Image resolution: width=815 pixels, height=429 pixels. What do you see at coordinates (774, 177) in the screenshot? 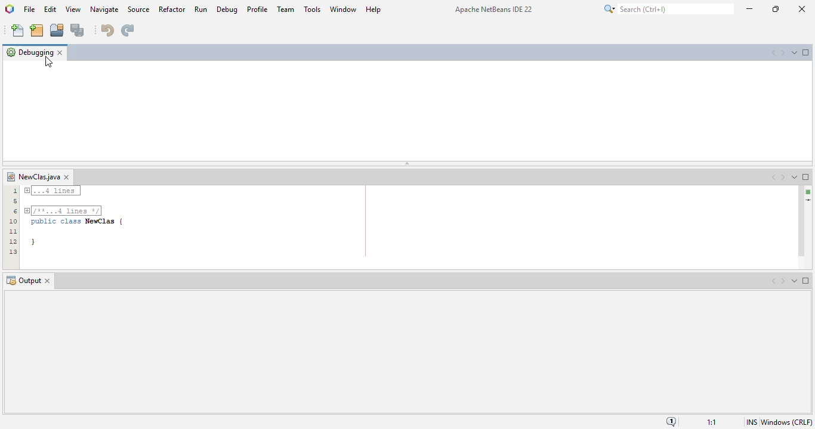
I see `scroll documents left` at bounding box center [774, 177].